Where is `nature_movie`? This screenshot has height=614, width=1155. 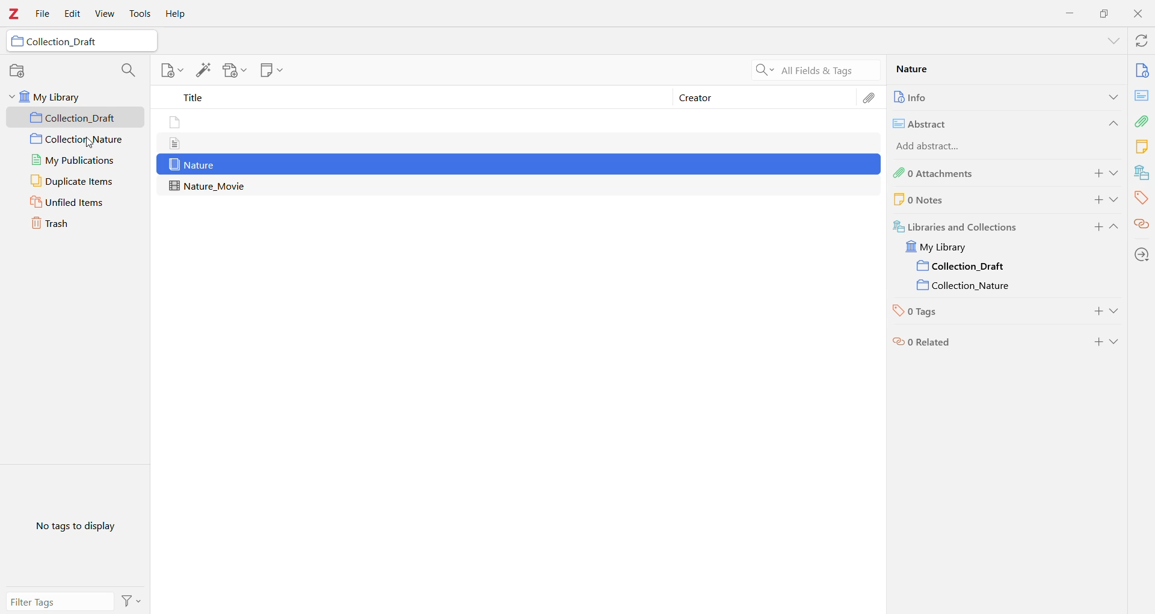 nature_movie is located at coordinates (208, 185).